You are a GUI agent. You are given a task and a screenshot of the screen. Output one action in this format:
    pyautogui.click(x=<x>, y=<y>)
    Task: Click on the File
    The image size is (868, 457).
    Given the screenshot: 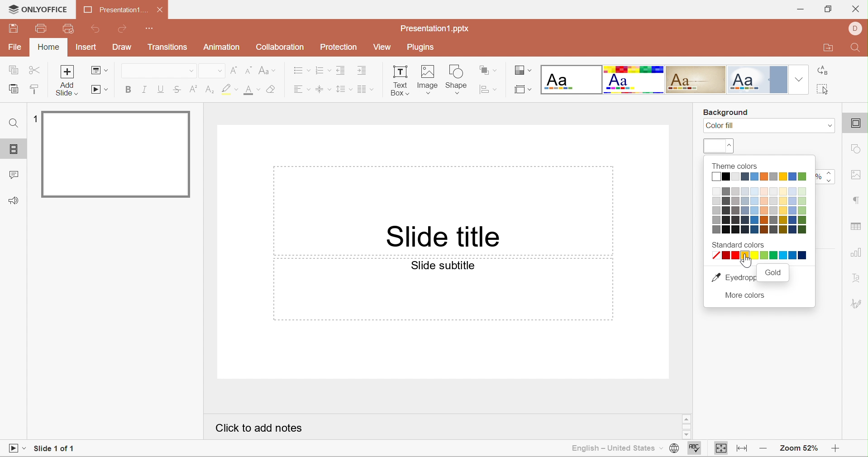 What is the action you would take?
    pyautogui.click(x=18, y=48)
    